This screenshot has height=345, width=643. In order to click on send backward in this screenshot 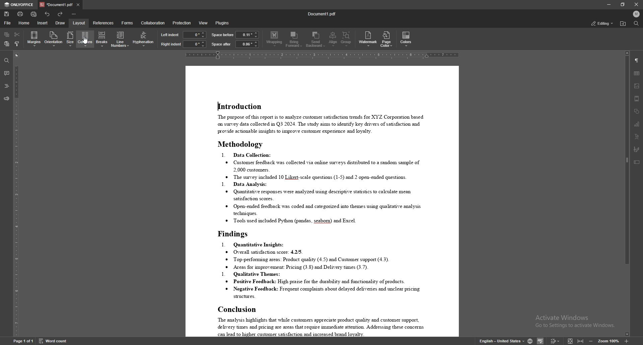, I will do `click(316, 39)`.